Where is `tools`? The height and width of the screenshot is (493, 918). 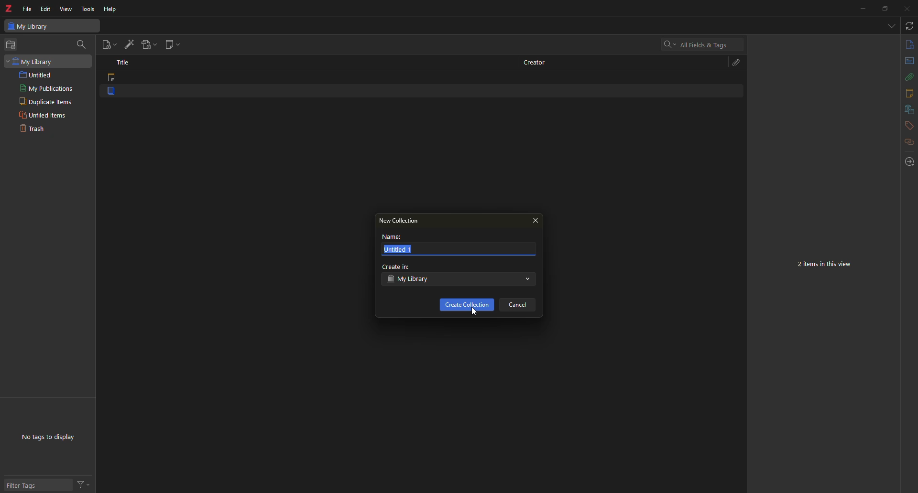 tools is located at coordinates (87, 8).